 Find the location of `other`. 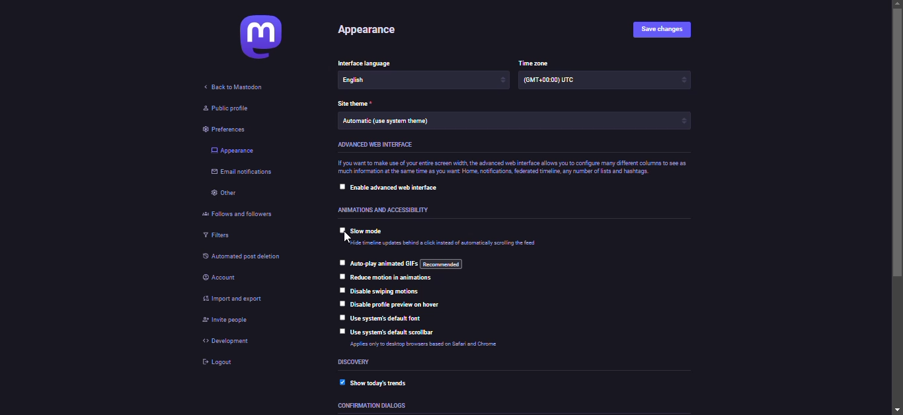

other is located at coordinates (227, 195).